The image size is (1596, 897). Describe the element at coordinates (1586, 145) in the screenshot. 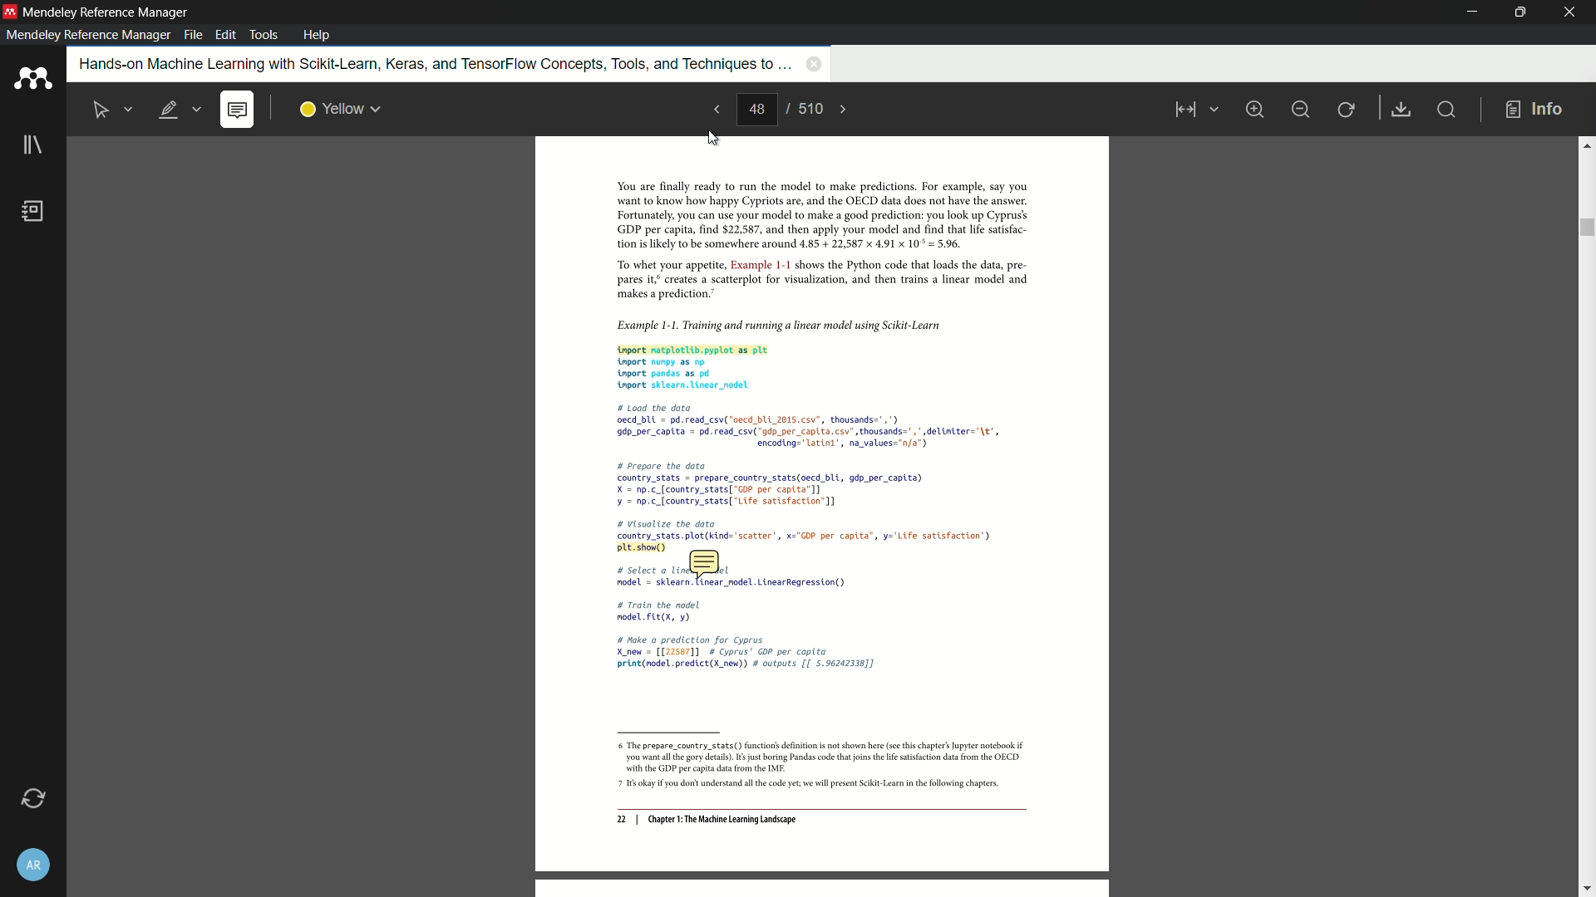

I see `scroll up` at that location.